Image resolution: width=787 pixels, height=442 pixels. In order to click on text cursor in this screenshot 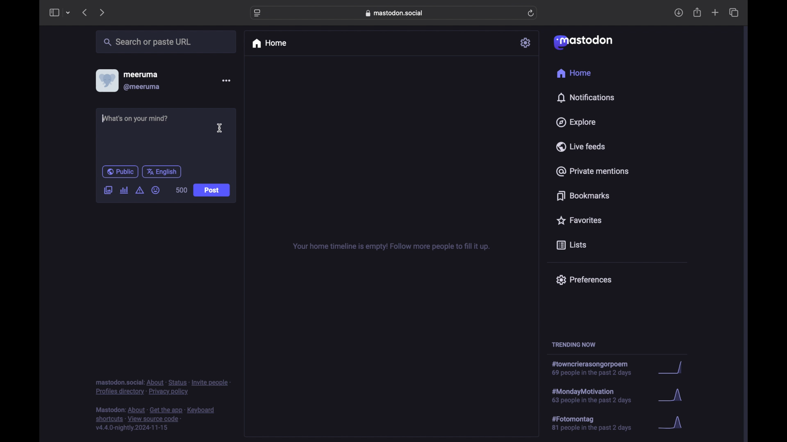, I will do `click(103, 118)`.